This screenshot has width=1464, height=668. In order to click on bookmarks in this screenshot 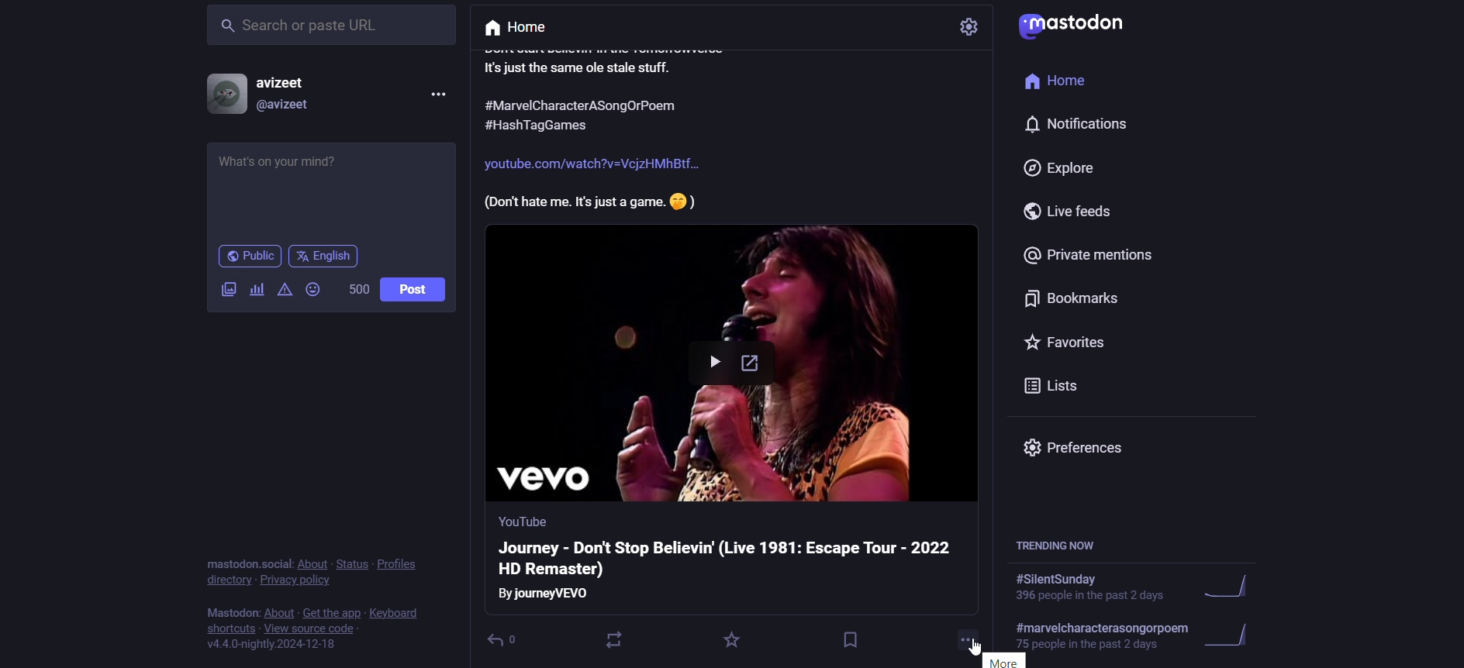, I will do `click(1085, 298)`.